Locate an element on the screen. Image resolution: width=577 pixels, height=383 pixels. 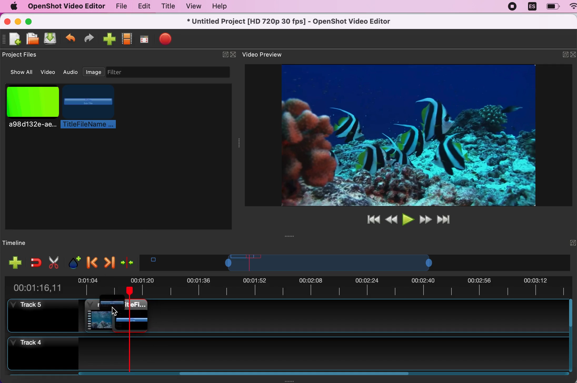
minimize is located at coordinates (561, 56).